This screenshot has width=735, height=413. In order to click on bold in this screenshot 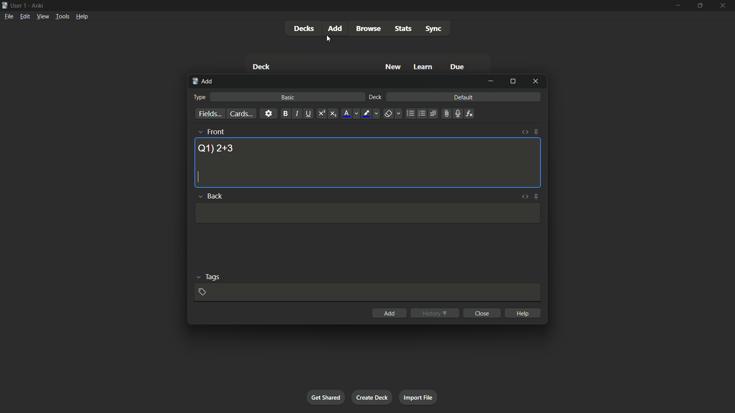, I will do `click(285, 114)`.